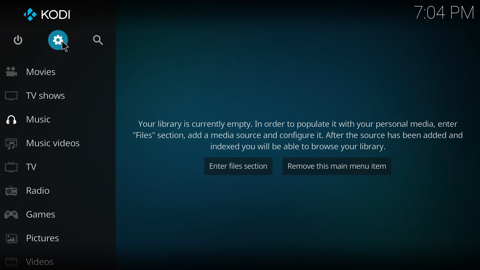 The image size is (480, 270). Describe the element at coordinates (45, 14) in the screenshot. I see `kodi` at that location.